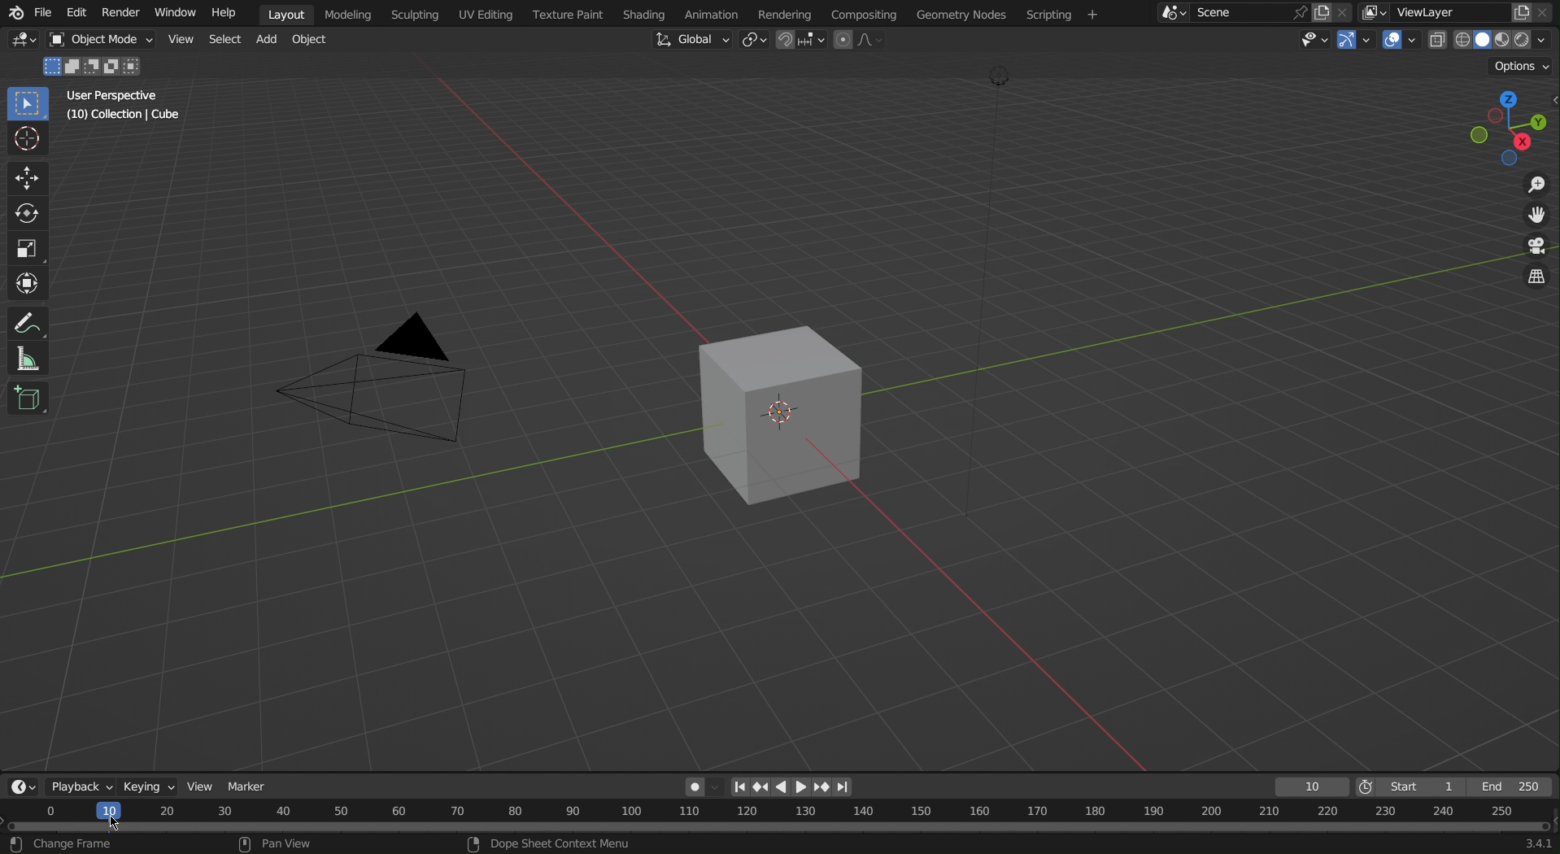 The height and width of the screenshot is (854, 1560). What do you see at coordinates (179, 38) in the screenshot?
I see `` at bounding box center [179, 38].